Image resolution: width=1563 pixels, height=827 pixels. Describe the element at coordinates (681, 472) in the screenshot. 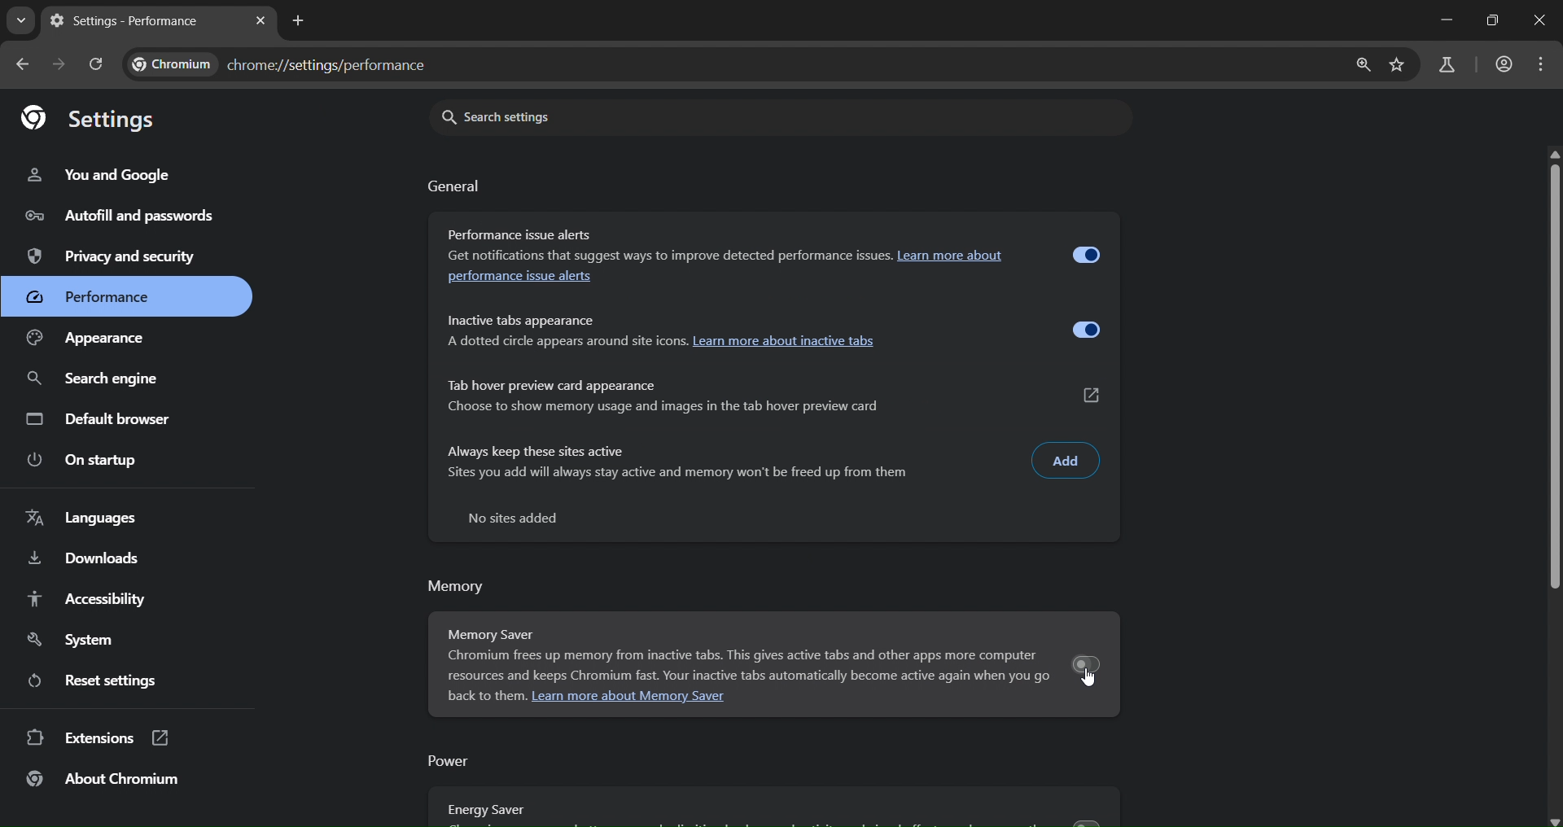

I see `sites you add will always stay and memory won't be freed up from them` at that location.